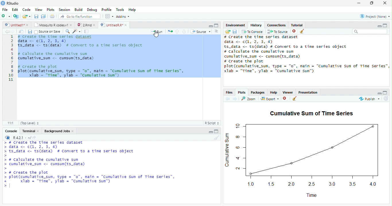  I want to click on Tutorial, so click(297, 25).